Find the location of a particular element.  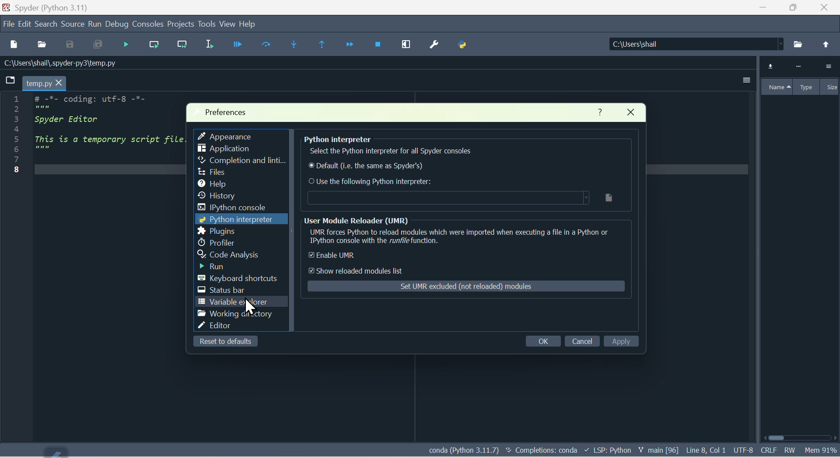

Profiler is located at coordinates (220, 243).